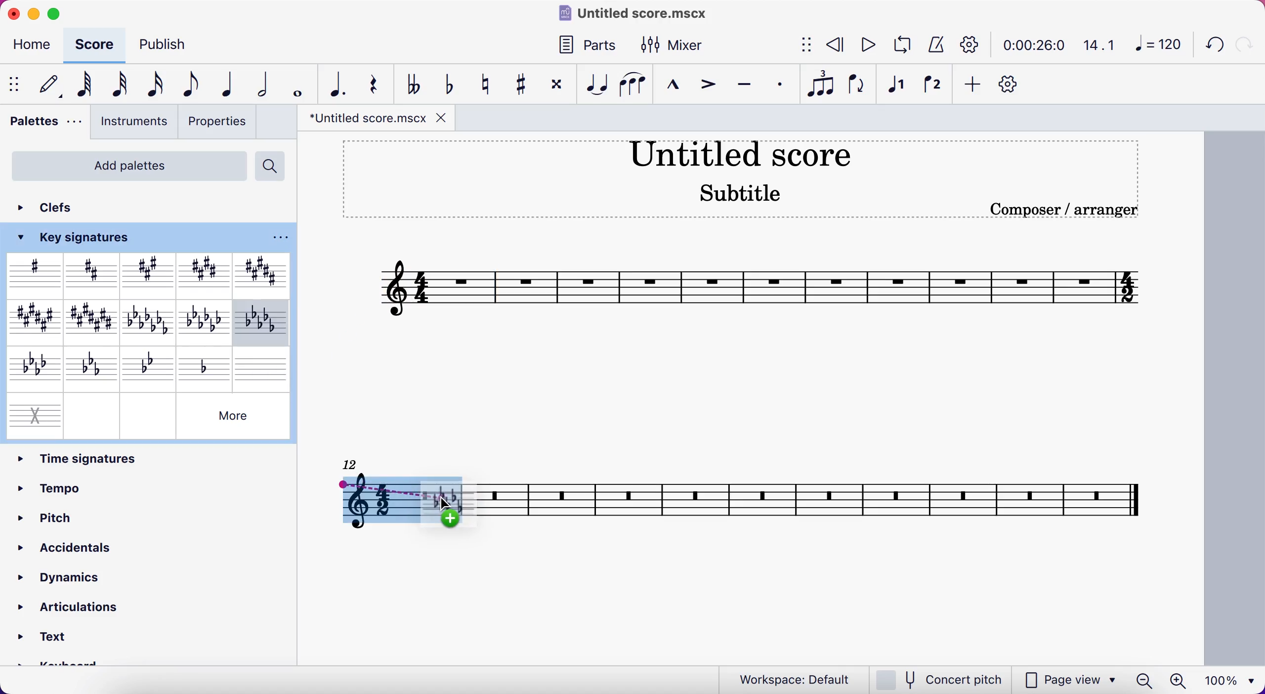 This screenshot has width=1265, height=694. Describe the element at coordinates (219, 123) in the screenshot. I see `properties` at that location.